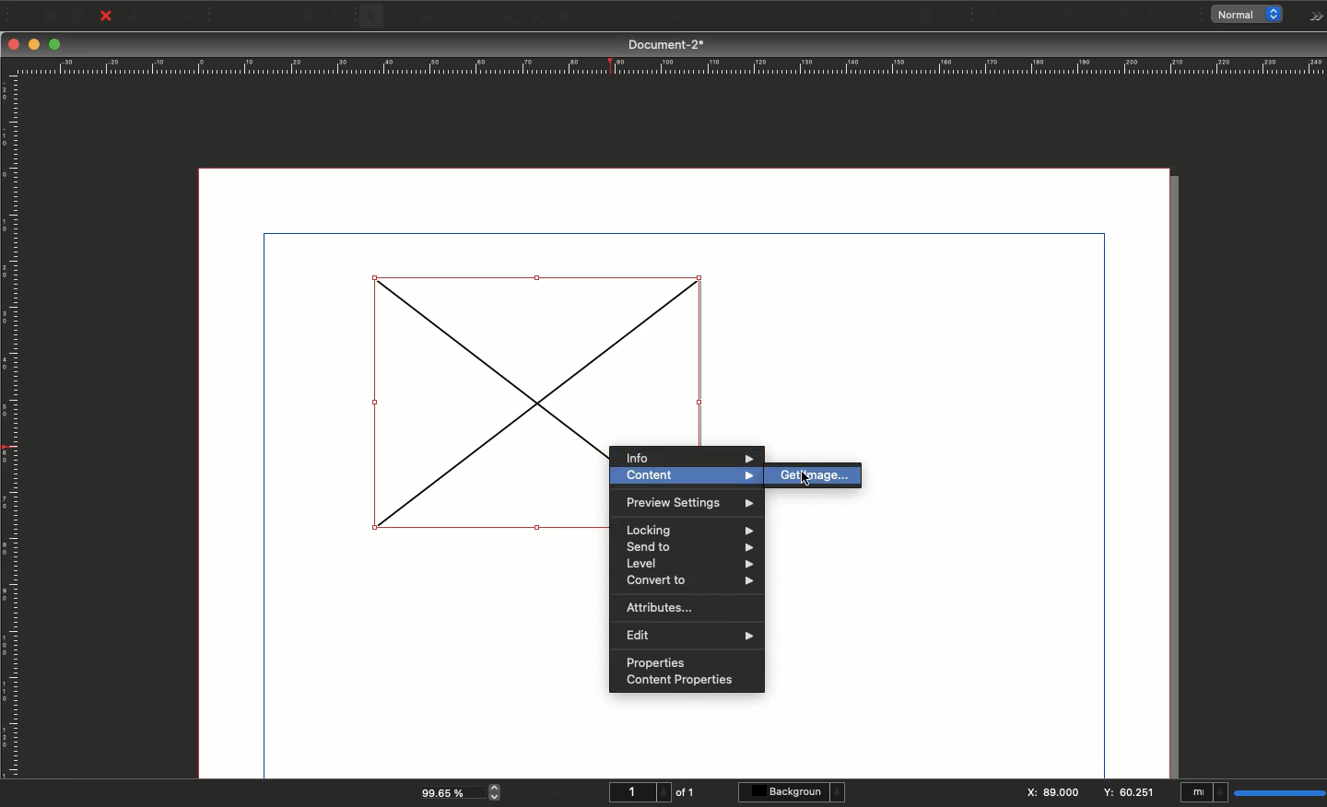 The height and width of the screenshot is (807, 1327). What do you see at coordinates (1312, 17) in the screenshot?
I see `Options` at bounding box center [1312, 17].